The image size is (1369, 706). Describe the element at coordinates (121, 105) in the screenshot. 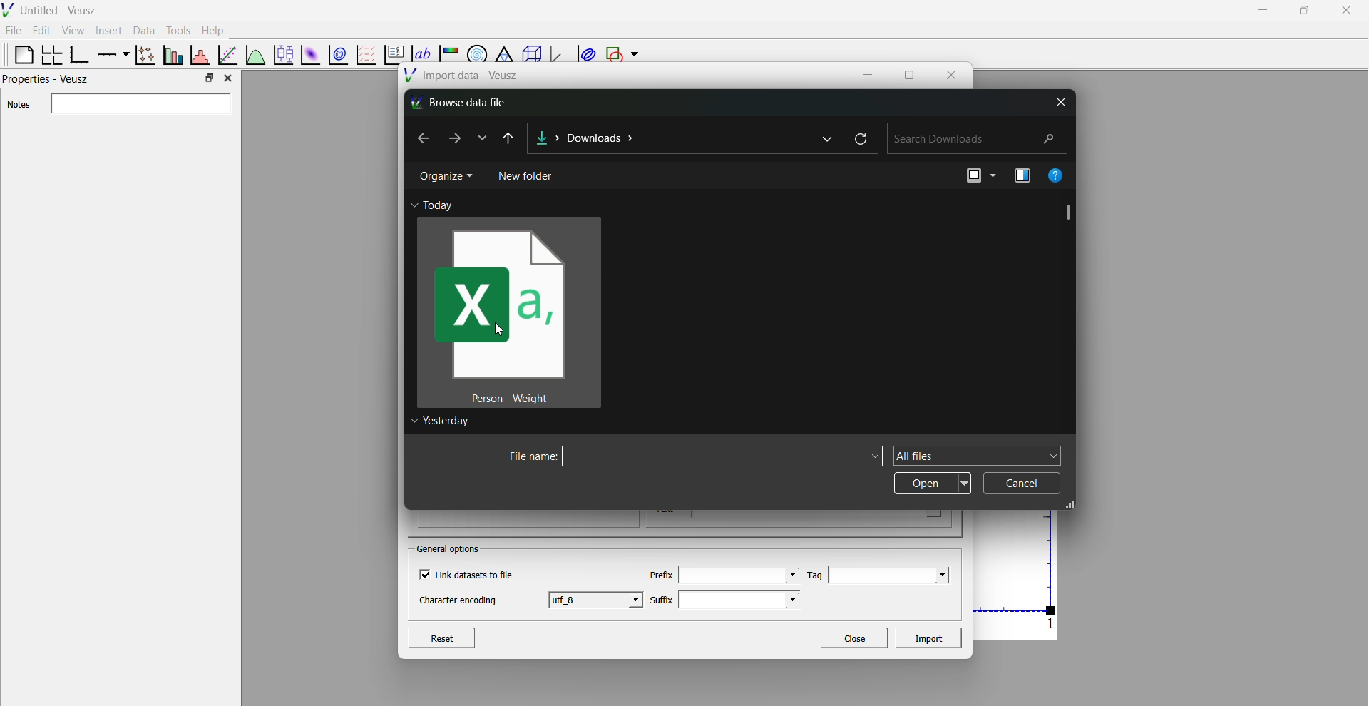

I see `Notes` at that location.